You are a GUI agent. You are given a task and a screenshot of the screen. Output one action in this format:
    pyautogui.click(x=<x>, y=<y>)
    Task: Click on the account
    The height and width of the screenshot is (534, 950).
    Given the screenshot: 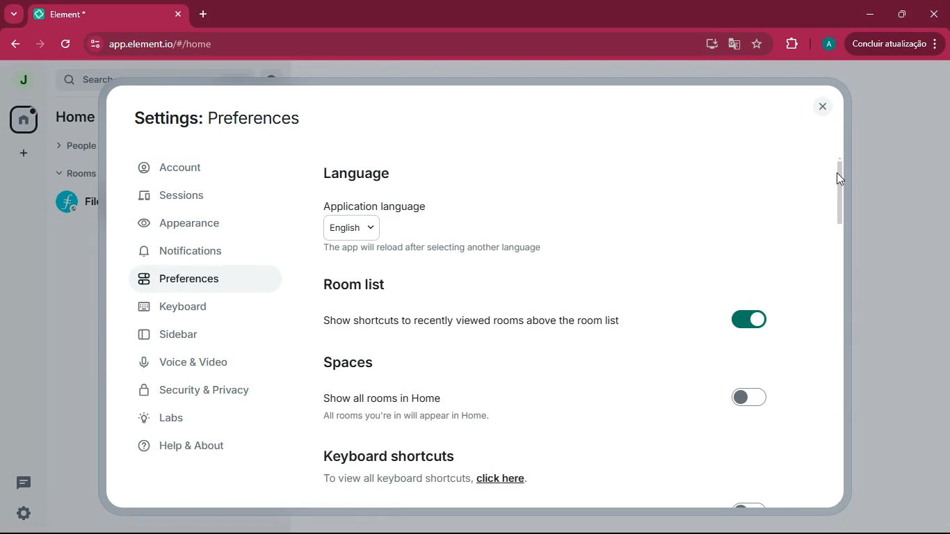 What is the action you would take?
    pyautogui.click(x=201, y=170)
    